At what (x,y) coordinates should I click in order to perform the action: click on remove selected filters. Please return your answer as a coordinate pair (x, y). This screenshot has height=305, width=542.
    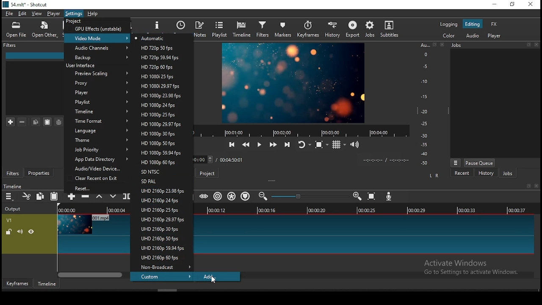
    Looking at the image, I should click on (22, 122).